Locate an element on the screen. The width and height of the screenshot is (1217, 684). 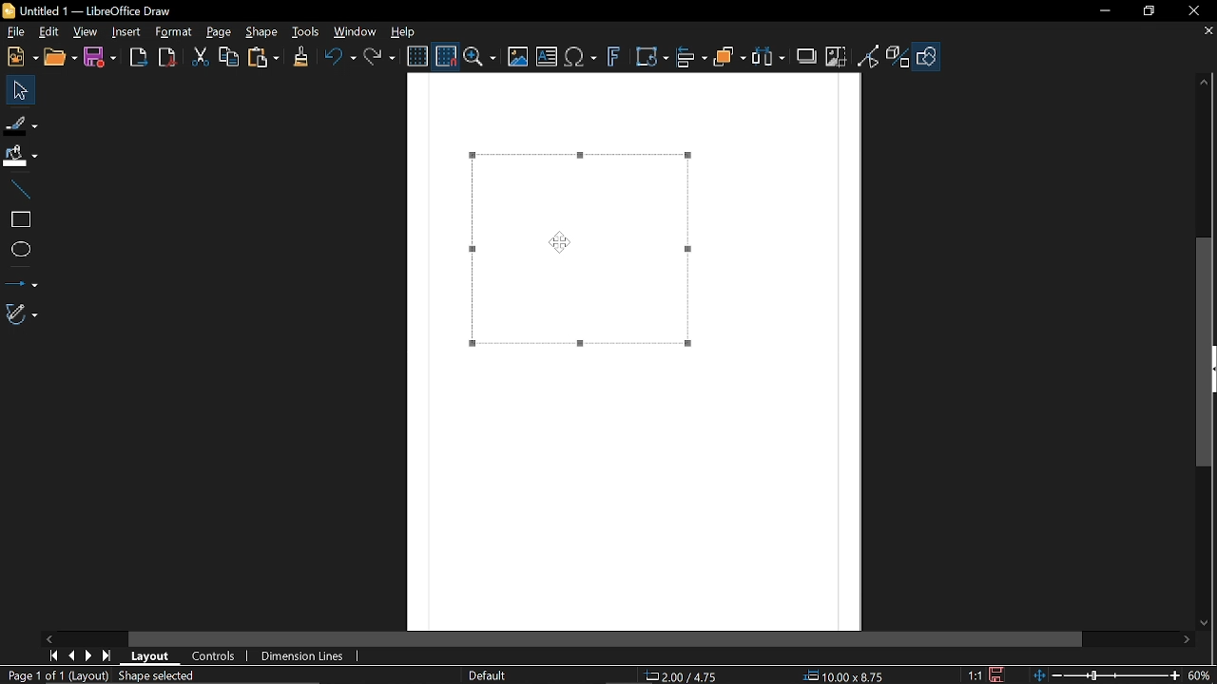
Export to pdf is located at coordinates (167, 57).